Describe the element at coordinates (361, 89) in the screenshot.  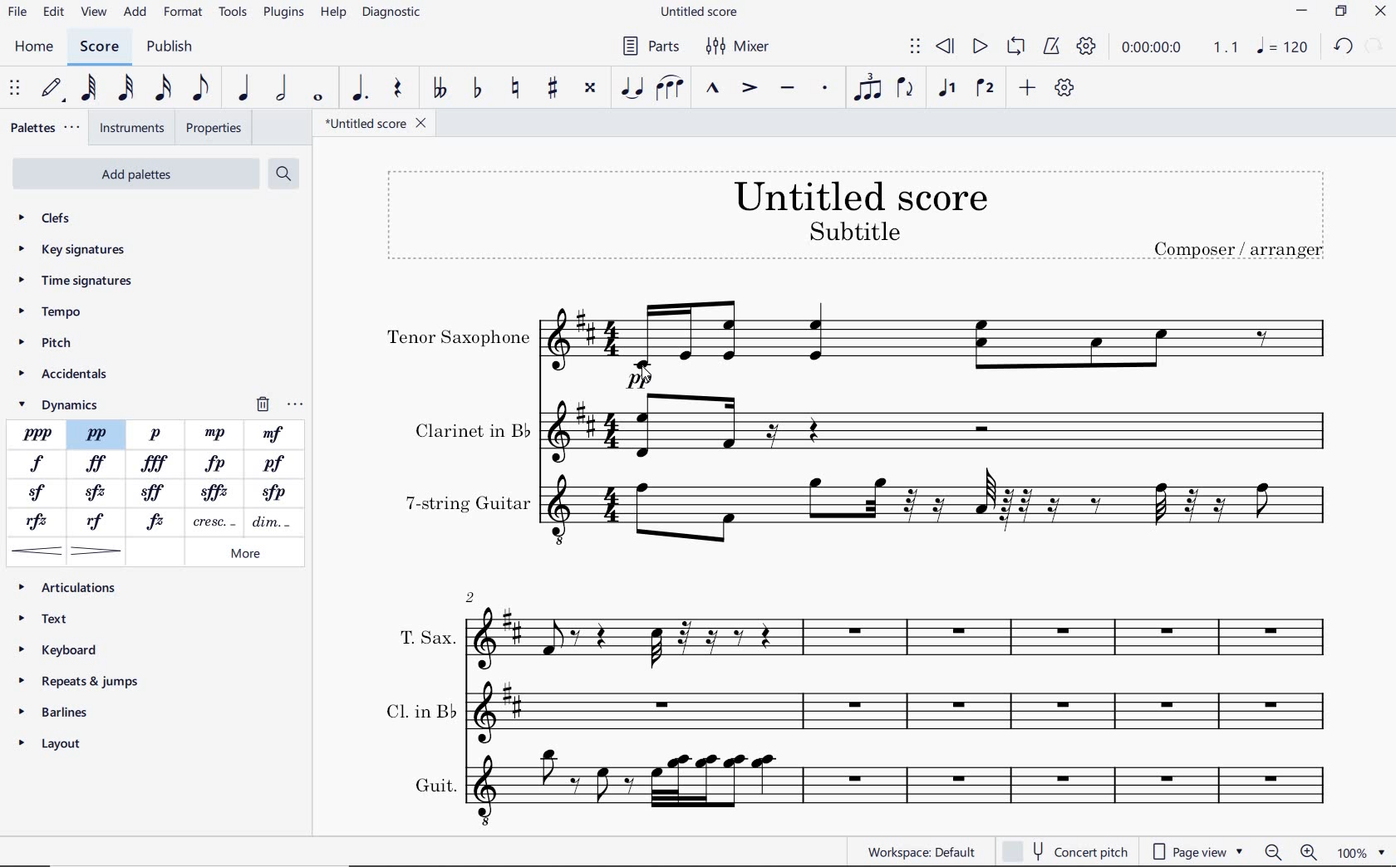
I see `AUGMENTATION DOT` at that location.